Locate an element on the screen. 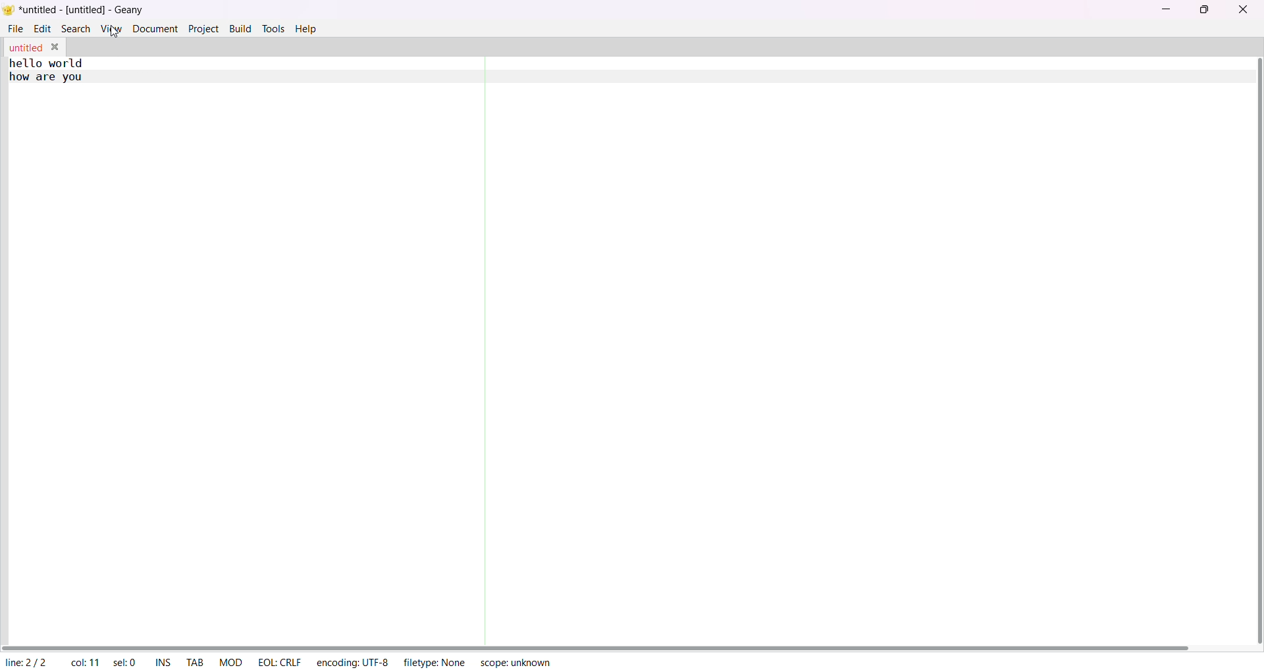 This screenshot has height=670, width=1264. title is located at coordinates (83, 10).